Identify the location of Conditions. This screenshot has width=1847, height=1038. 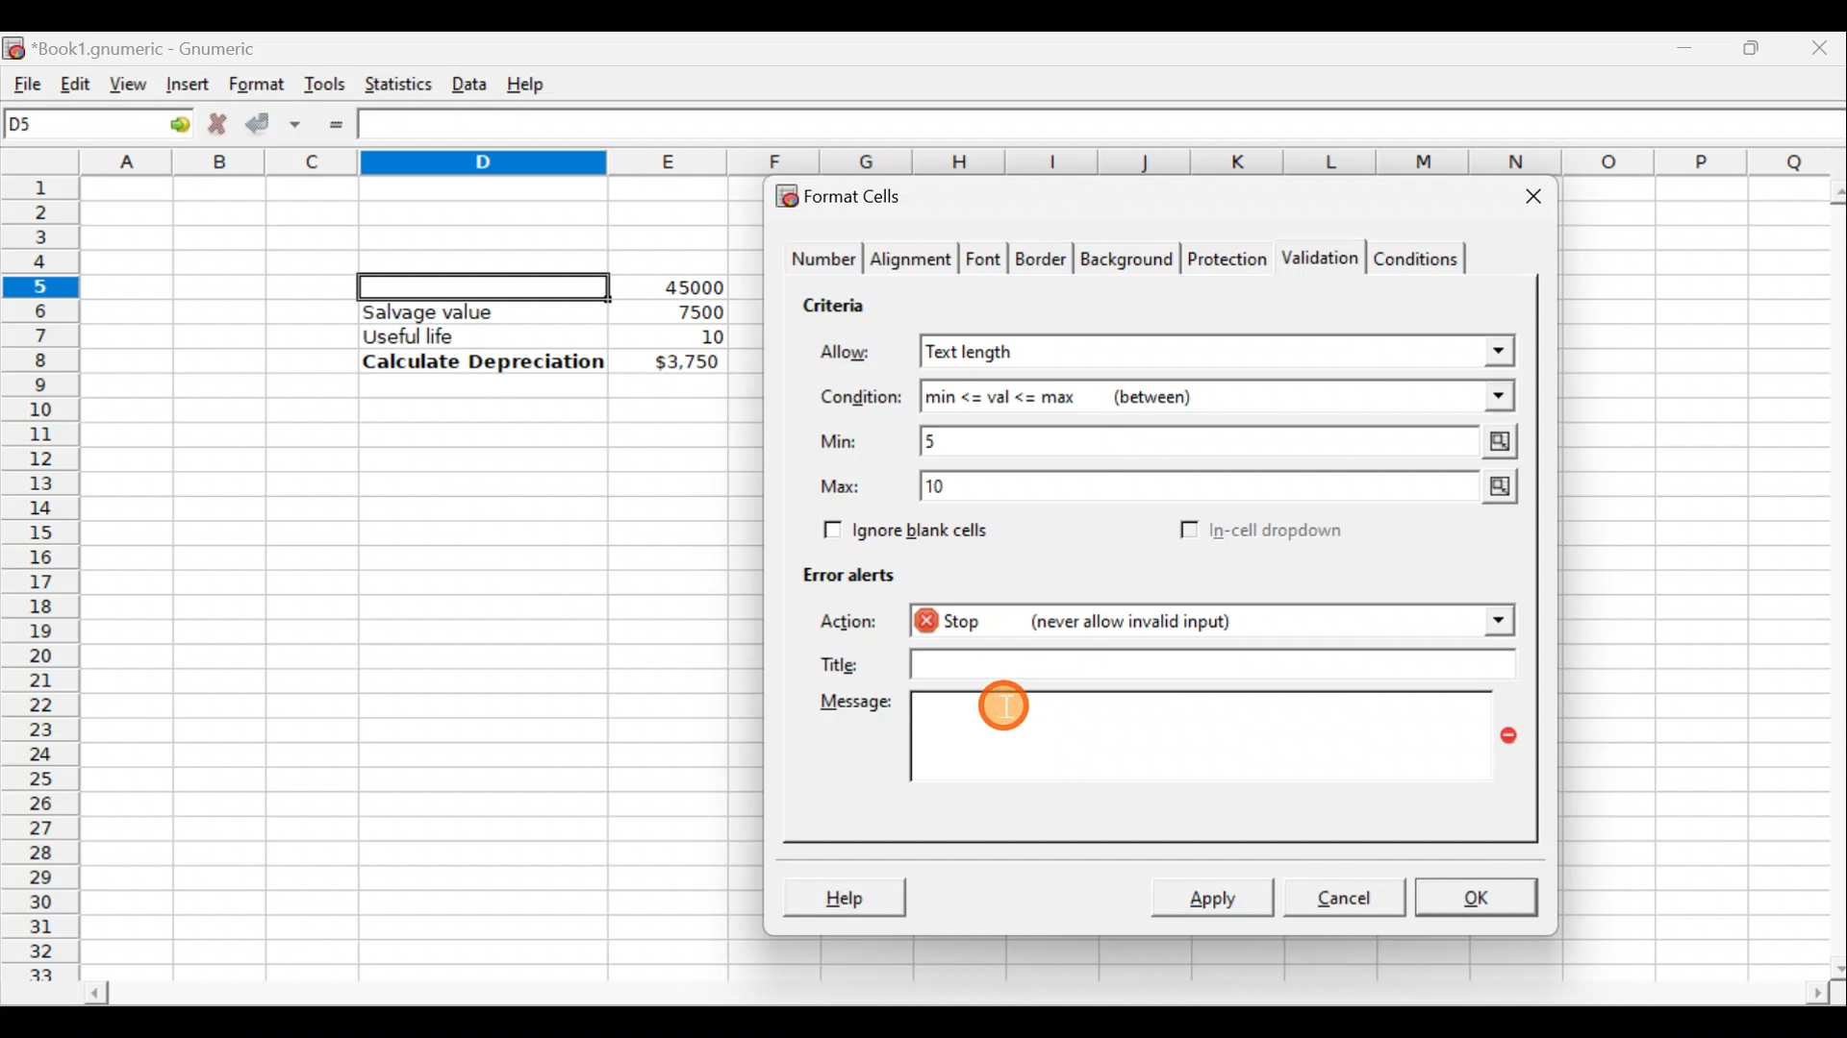
(1415, 258).